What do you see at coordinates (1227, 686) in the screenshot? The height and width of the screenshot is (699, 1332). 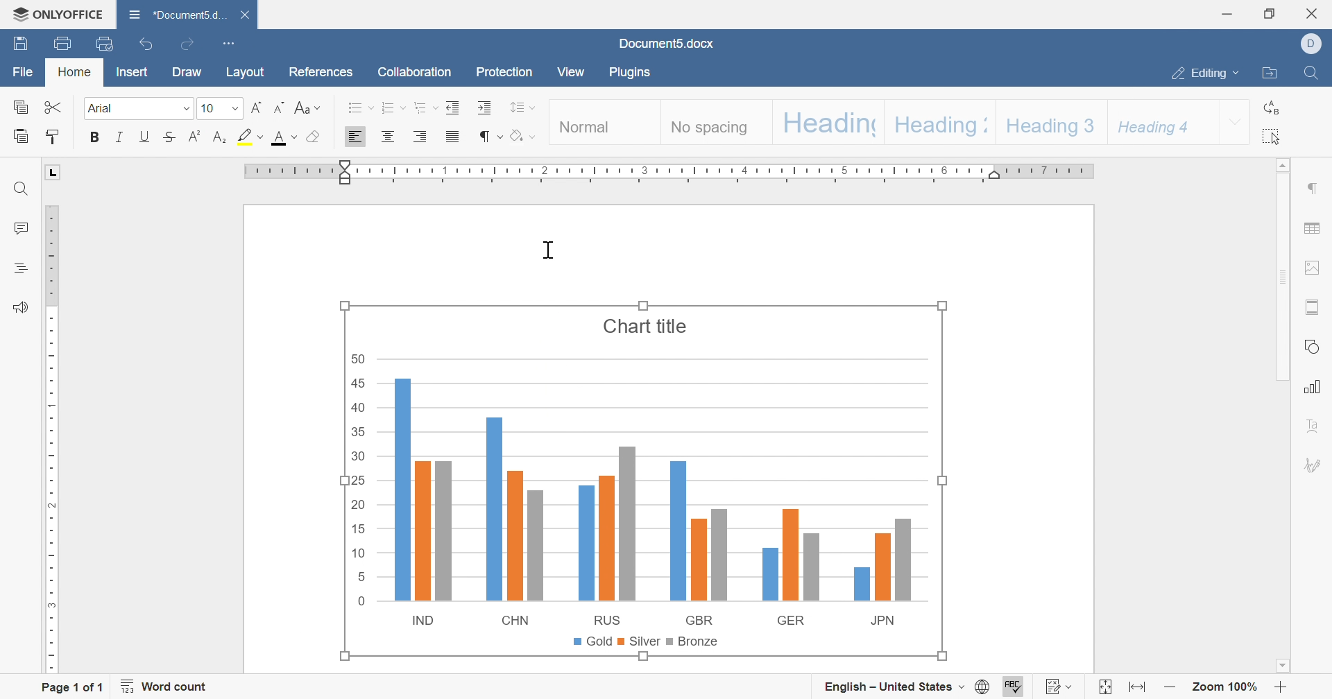 I see `zoom 100%` at bounding box center [1227, 686].